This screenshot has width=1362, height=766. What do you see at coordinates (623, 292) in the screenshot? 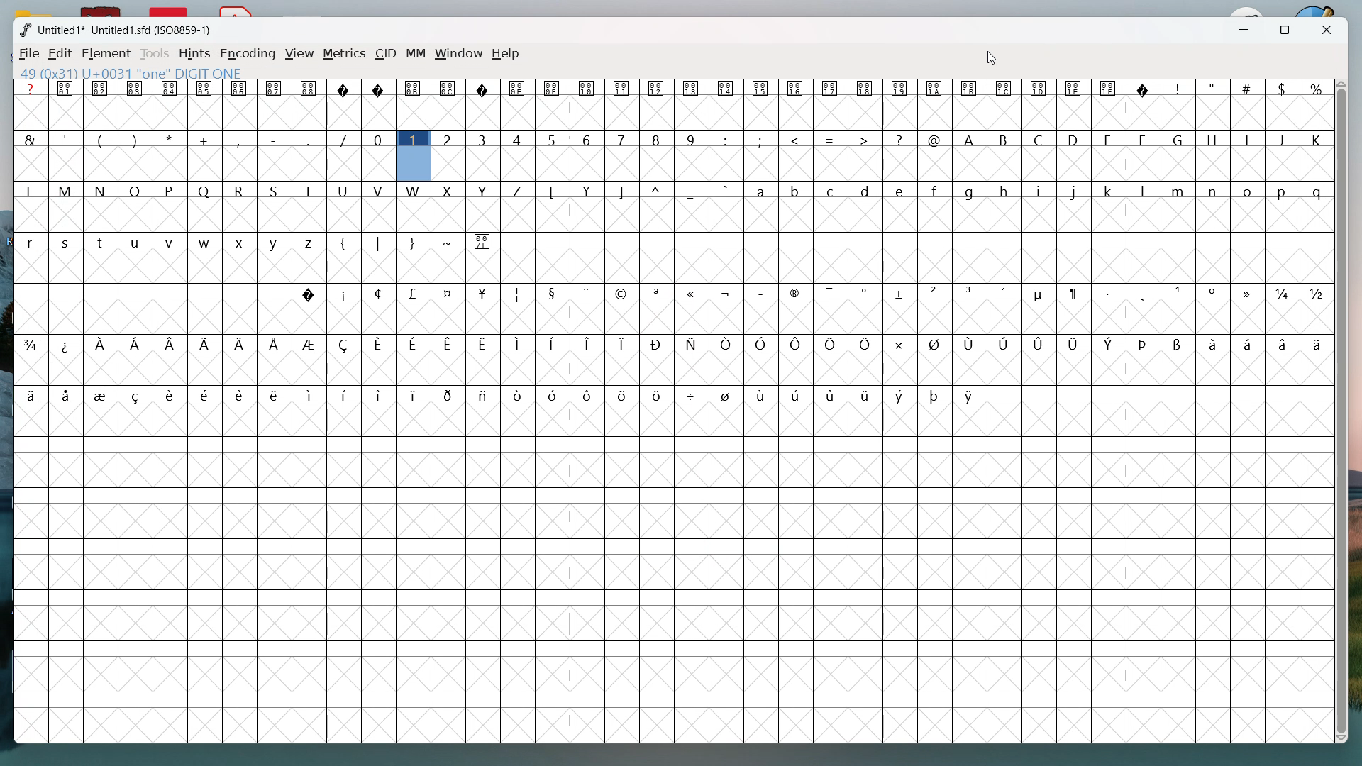
I see `symbol` at bounding box center [623, 292].